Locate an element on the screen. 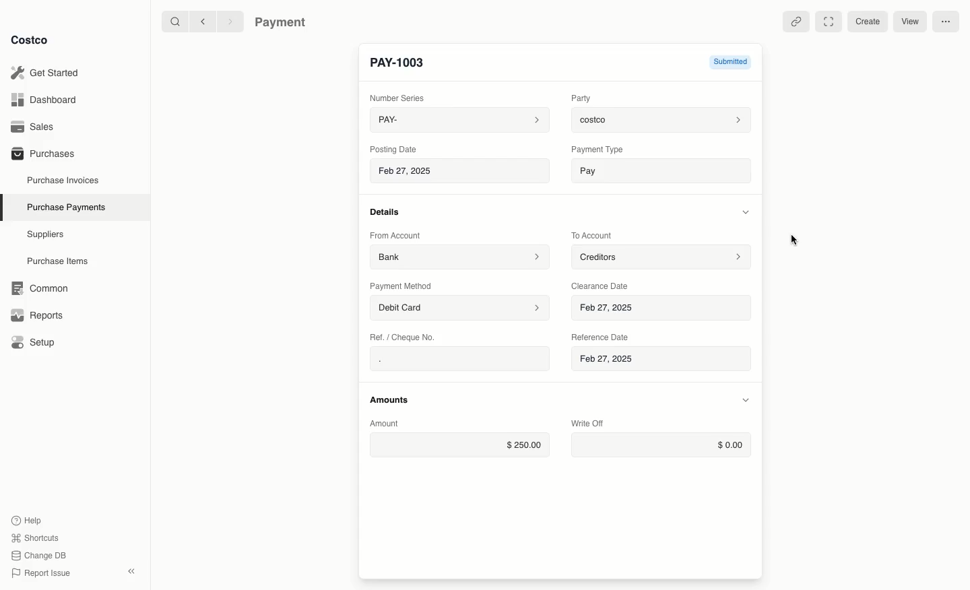  costco is located at coordinates (660, 118).